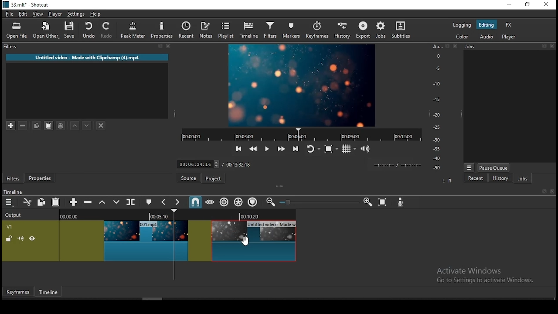 The height and width of the screenshot is (314, 558). What do you see at coordinates (364, 30) in the screenshot?
I see `export` at bounding box center [364, 30].